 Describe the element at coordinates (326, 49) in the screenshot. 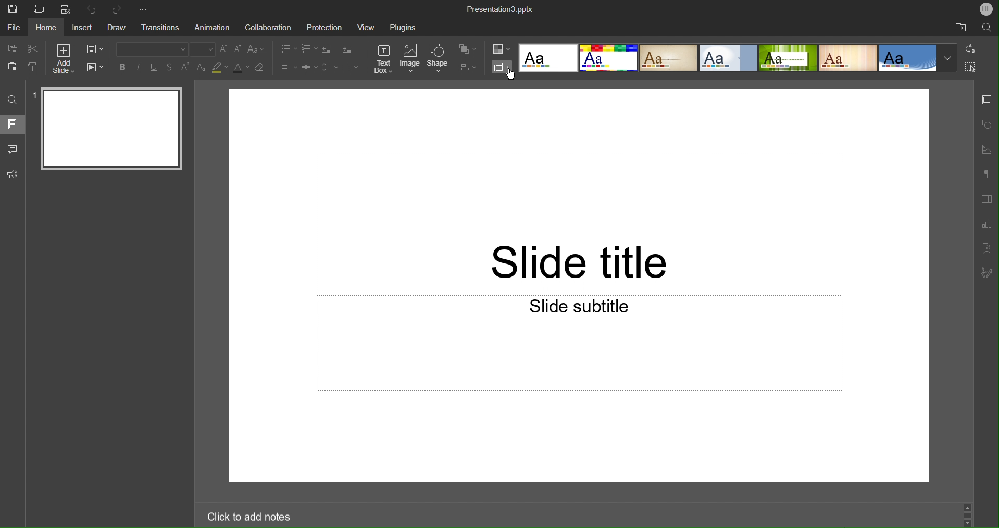

I see `Decrease indent` at that location.